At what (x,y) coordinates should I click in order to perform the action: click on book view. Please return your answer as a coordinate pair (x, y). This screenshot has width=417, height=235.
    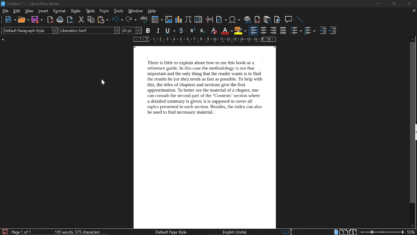
    Looking at the image, I should click on (353, 232).